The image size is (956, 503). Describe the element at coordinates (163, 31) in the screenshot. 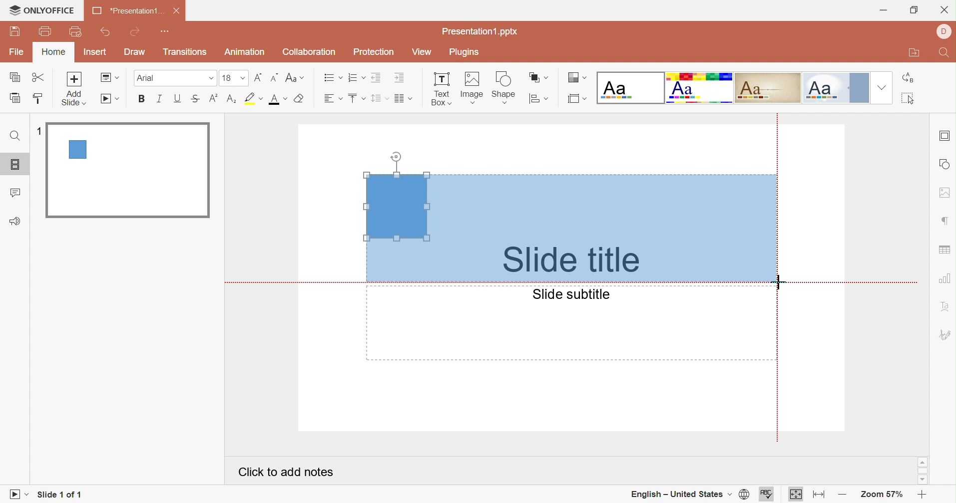

I see `Customize Quick Access Toolbar` at that location.